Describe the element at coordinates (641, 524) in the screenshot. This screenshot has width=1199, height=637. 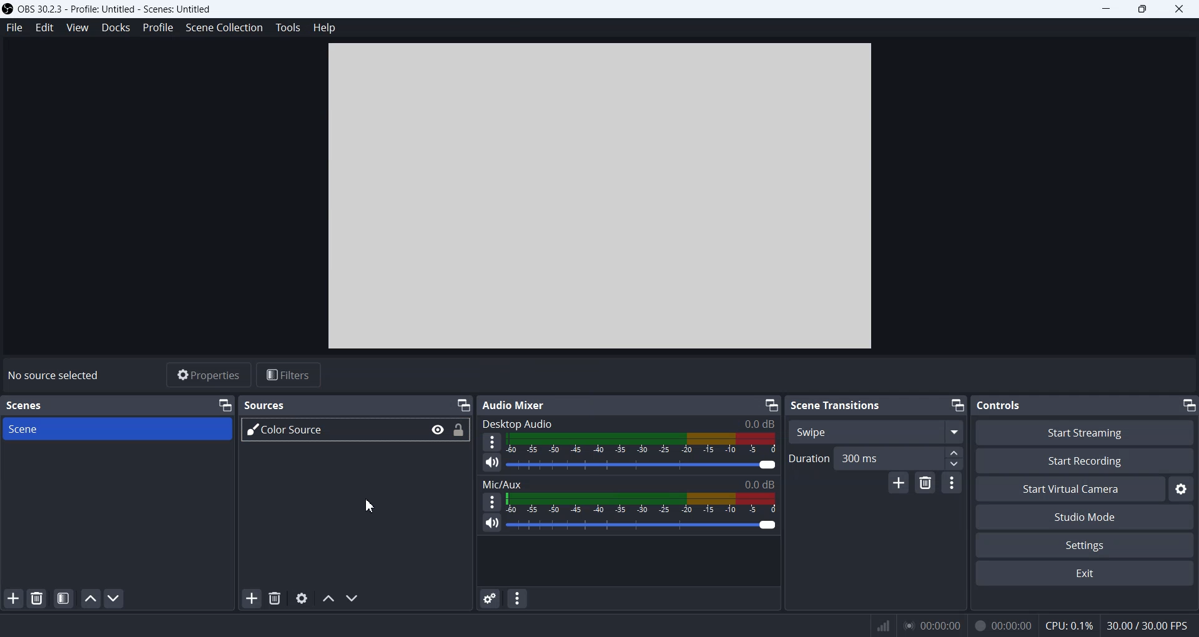
I see `Volume Adjuster` at that location.